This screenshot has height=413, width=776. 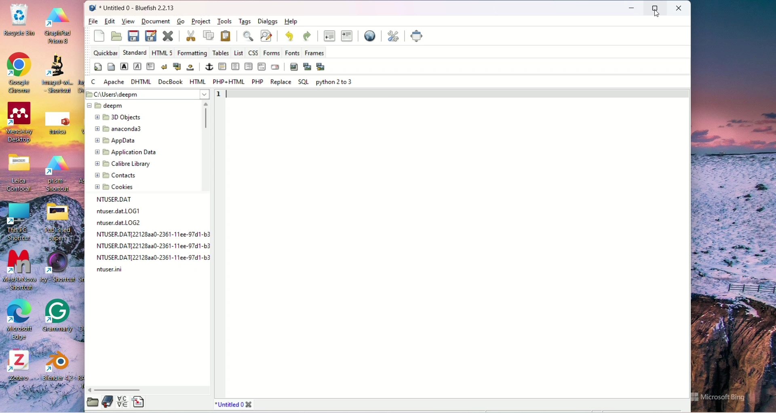 I want to click on vertical scroll bar, so click(x=205, y=147).